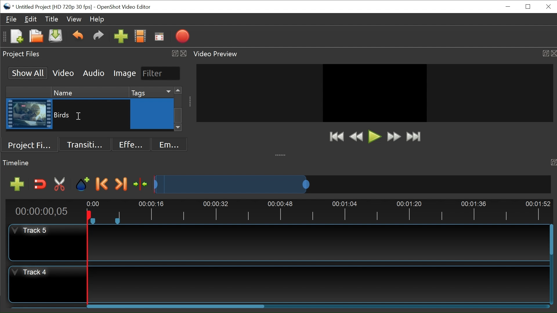 Image resolution: width=557 pixels, height=313 pixels. What do you see at coordinates (56, 37) in the screenshot?
I see `Save Project` at bounding box center [56, 37].